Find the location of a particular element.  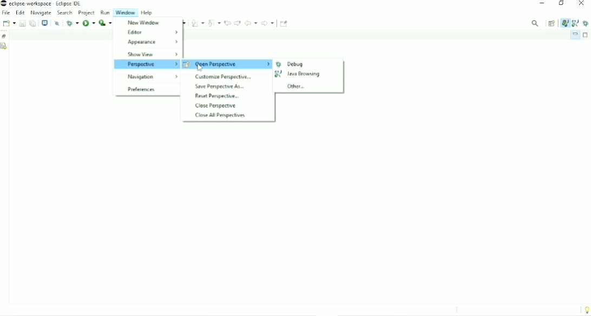

Window is located at coordinates (127, 12).